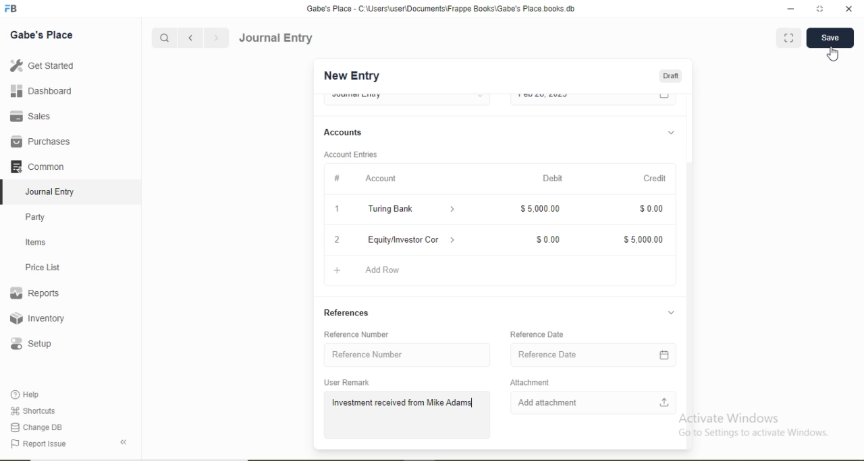  Describe the element at coordinates (36, 166) in the screenshot. I see `Common` at that location.